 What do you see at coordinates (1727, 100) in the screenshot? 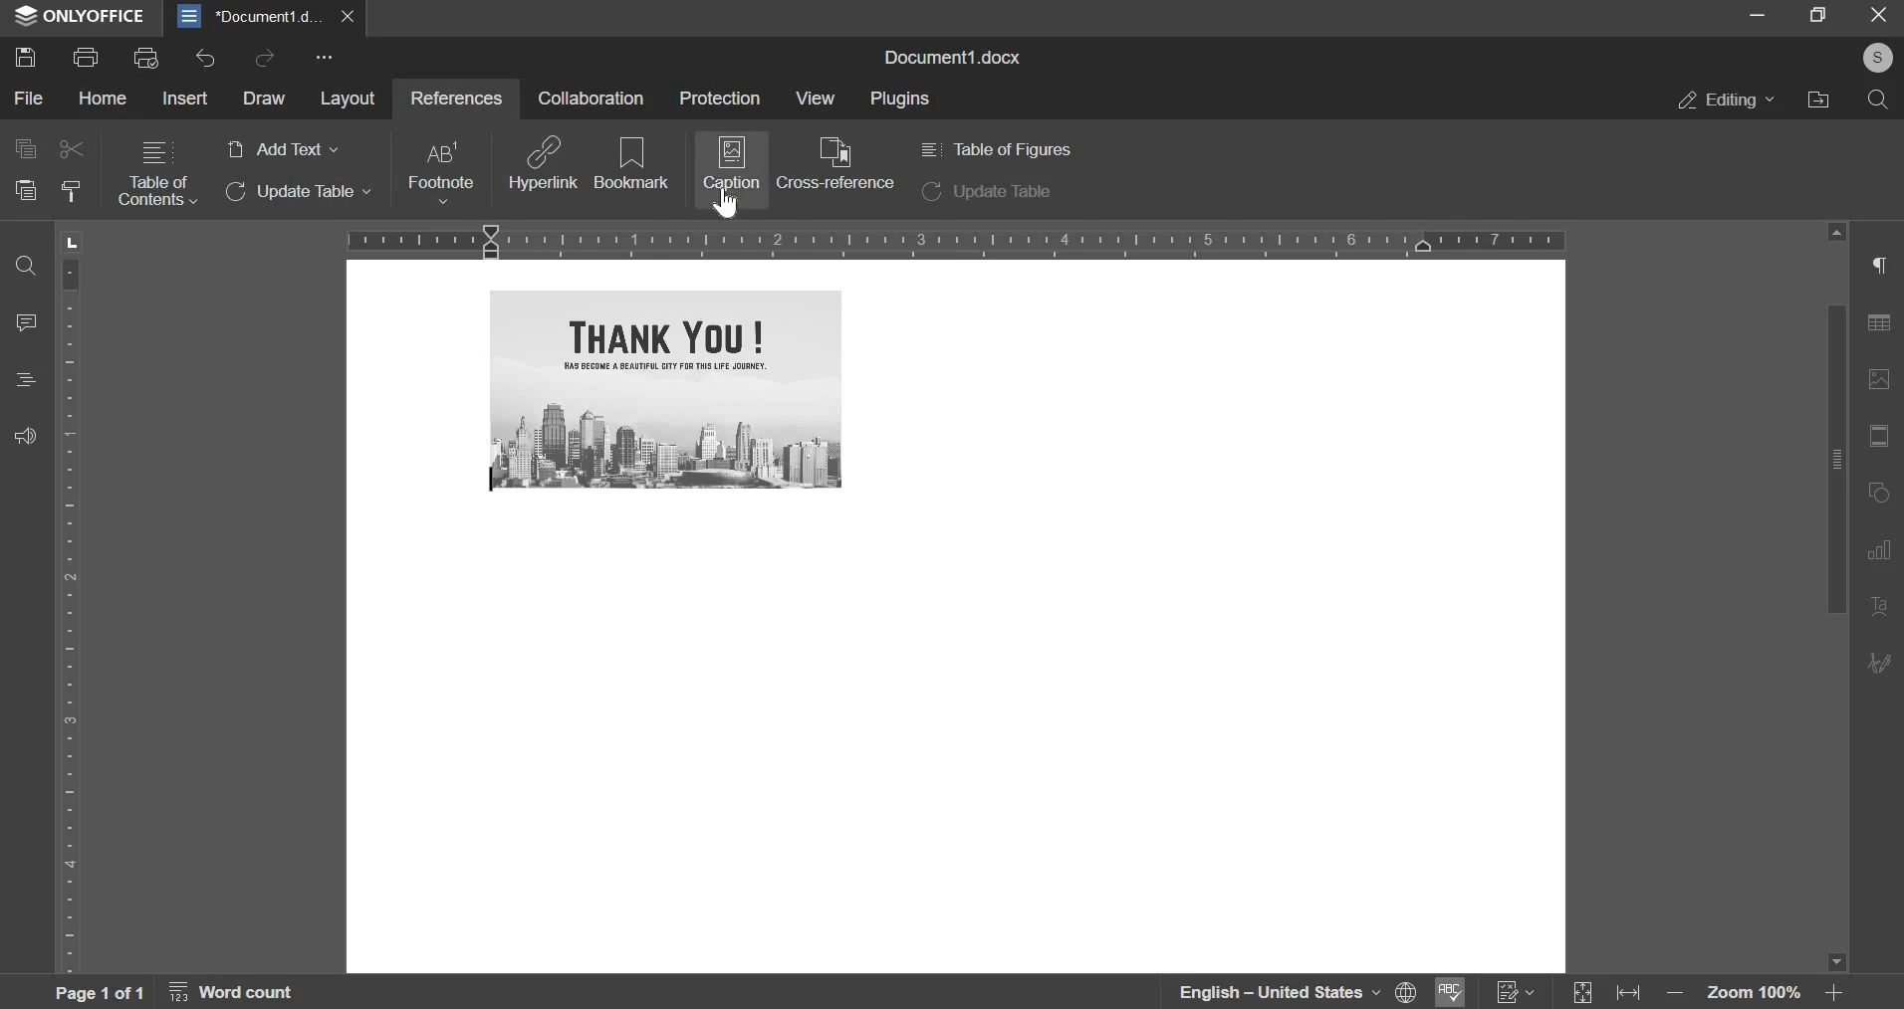
I see `editing` at bounding box center [1727, 100].